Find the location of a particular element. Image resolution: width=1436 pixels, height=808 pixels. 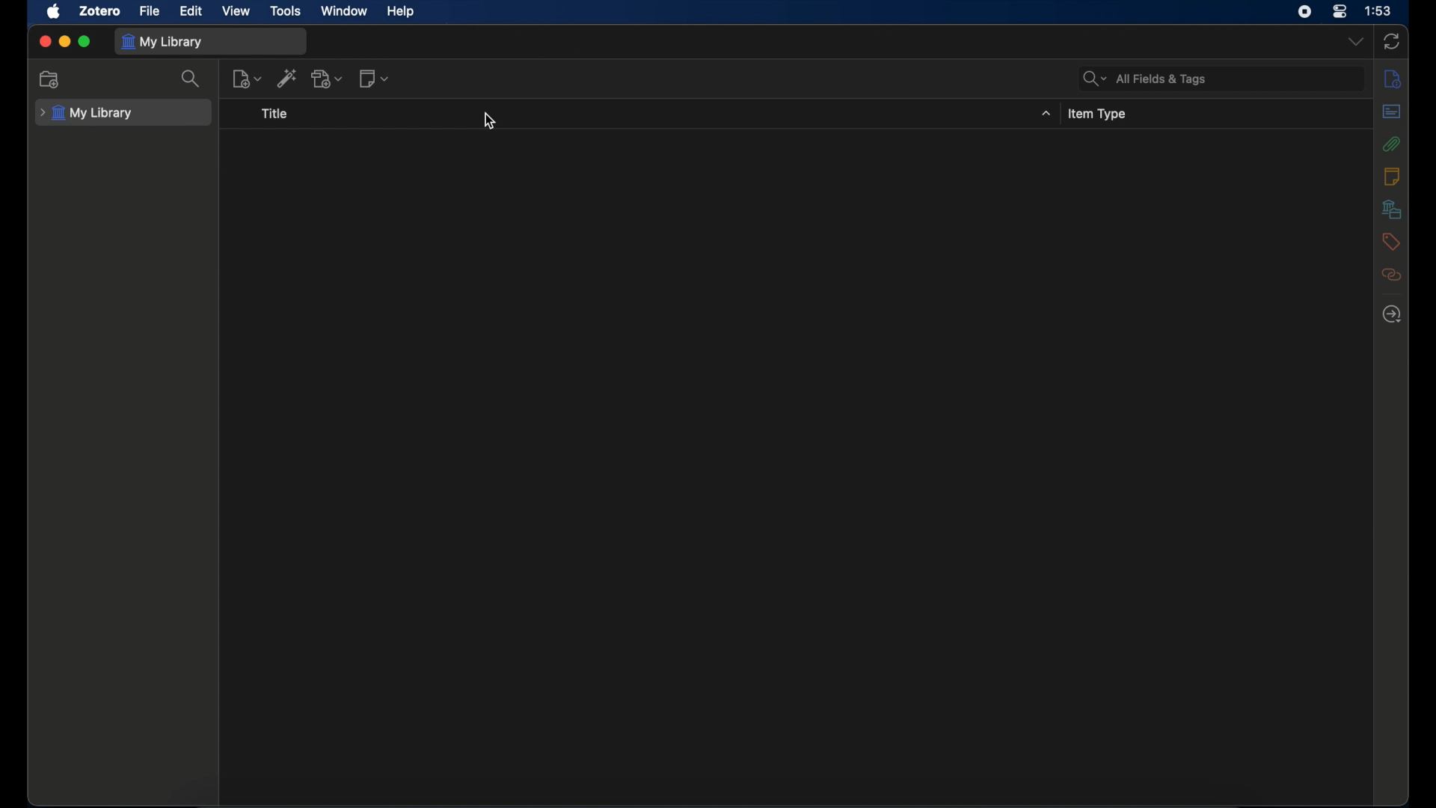

file is located at coordinates (150, 11).